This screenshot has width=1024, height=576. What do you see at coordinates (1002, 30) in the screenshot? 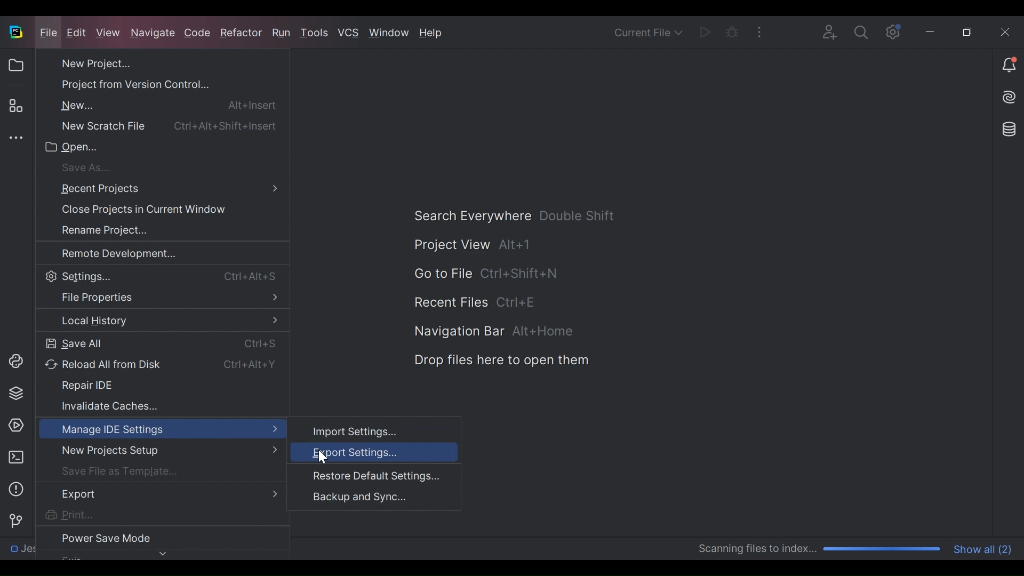
I see `Close` at bounding box center [1002, 30].